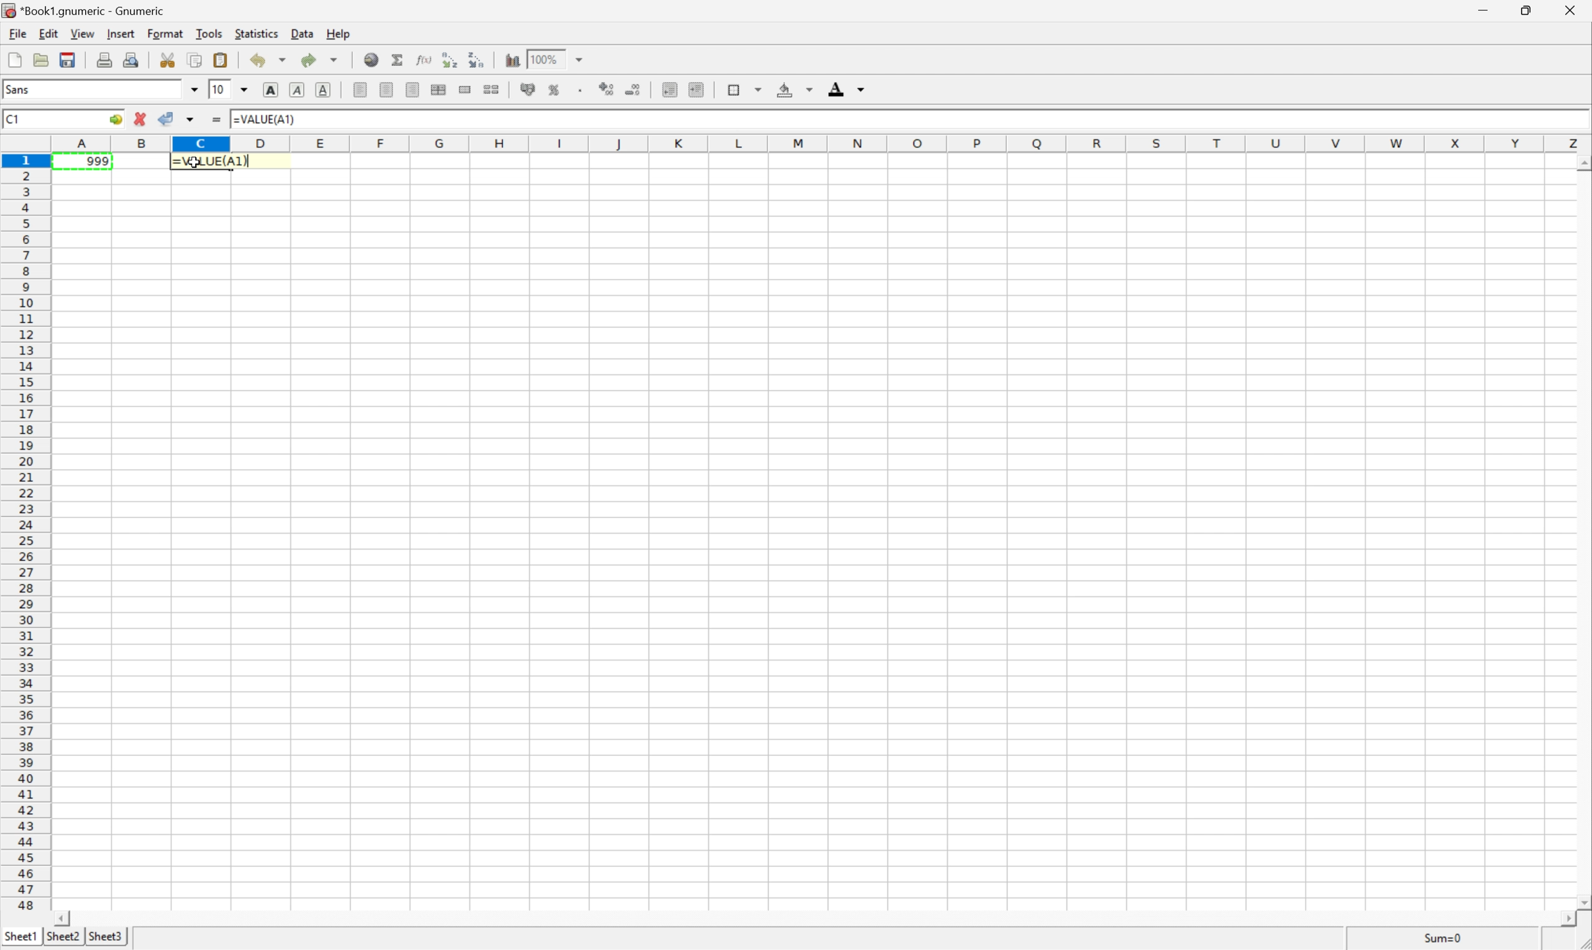 This screenshot has width=1592, height=950. Describe the element at coordinates (1573, 11) in the screenshot. I see `close` at that location.